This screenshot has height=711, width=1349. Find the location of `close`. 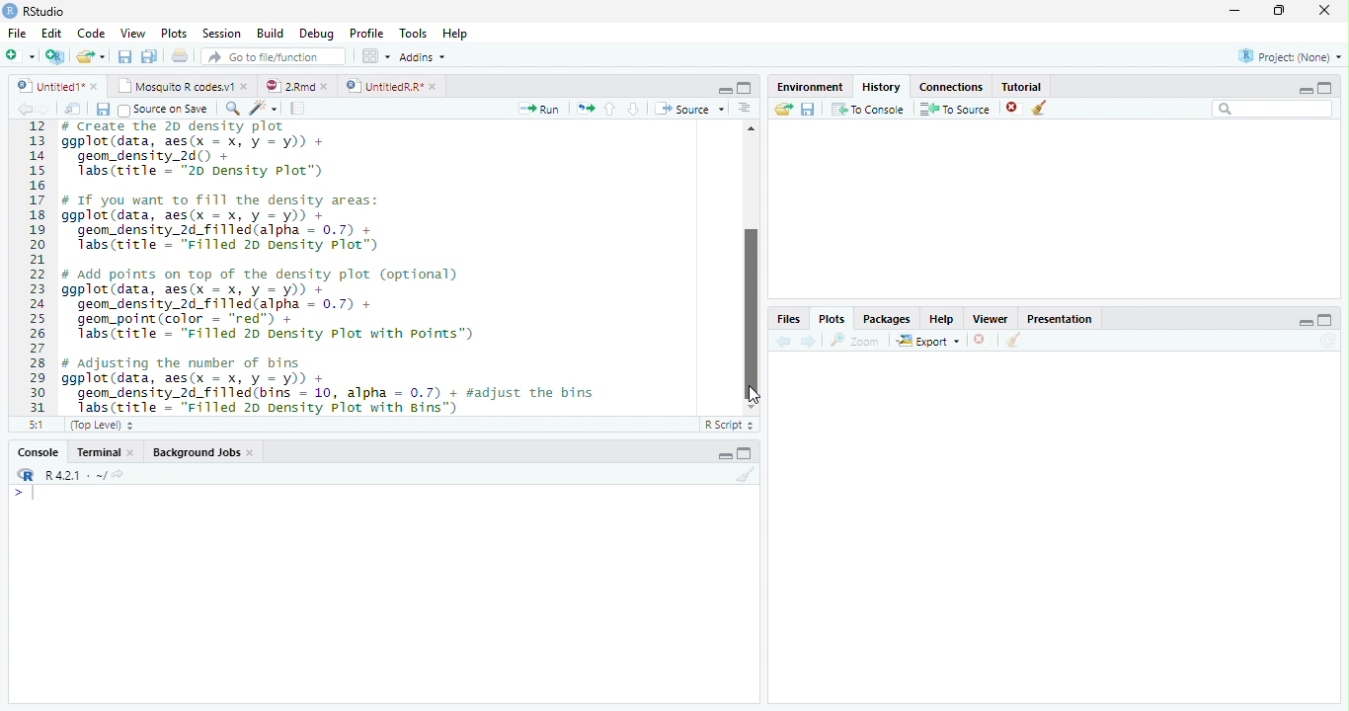

close is located at coordinates (1325, 10).